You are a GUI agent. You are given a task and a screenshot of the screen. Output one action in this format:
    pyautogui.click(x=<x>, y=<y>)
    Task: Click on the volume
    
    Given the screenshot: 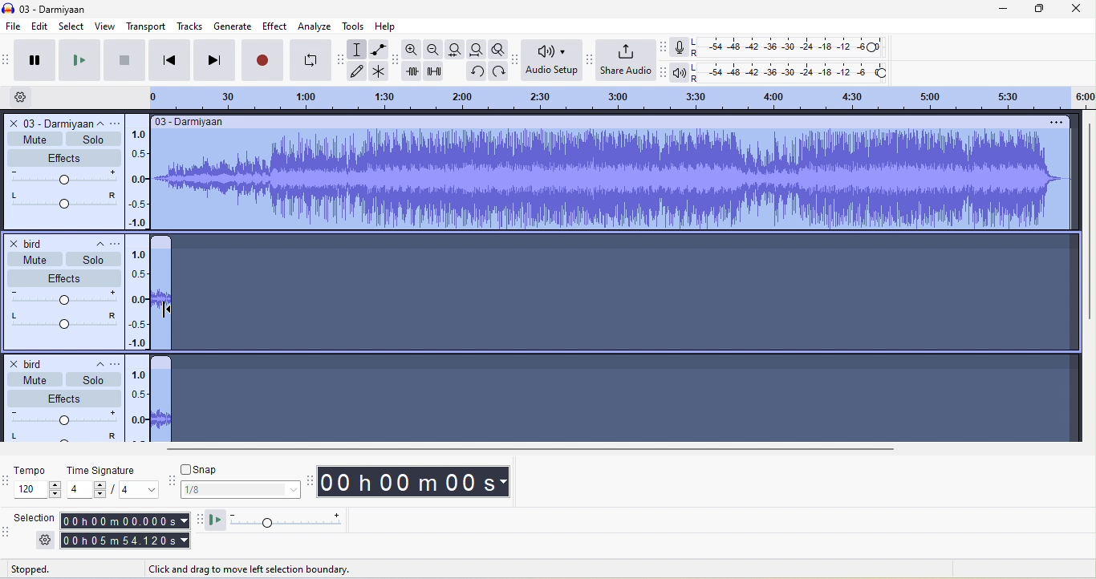 What is the action you would take?
    pyautogui.click(x=63, y=298)
    